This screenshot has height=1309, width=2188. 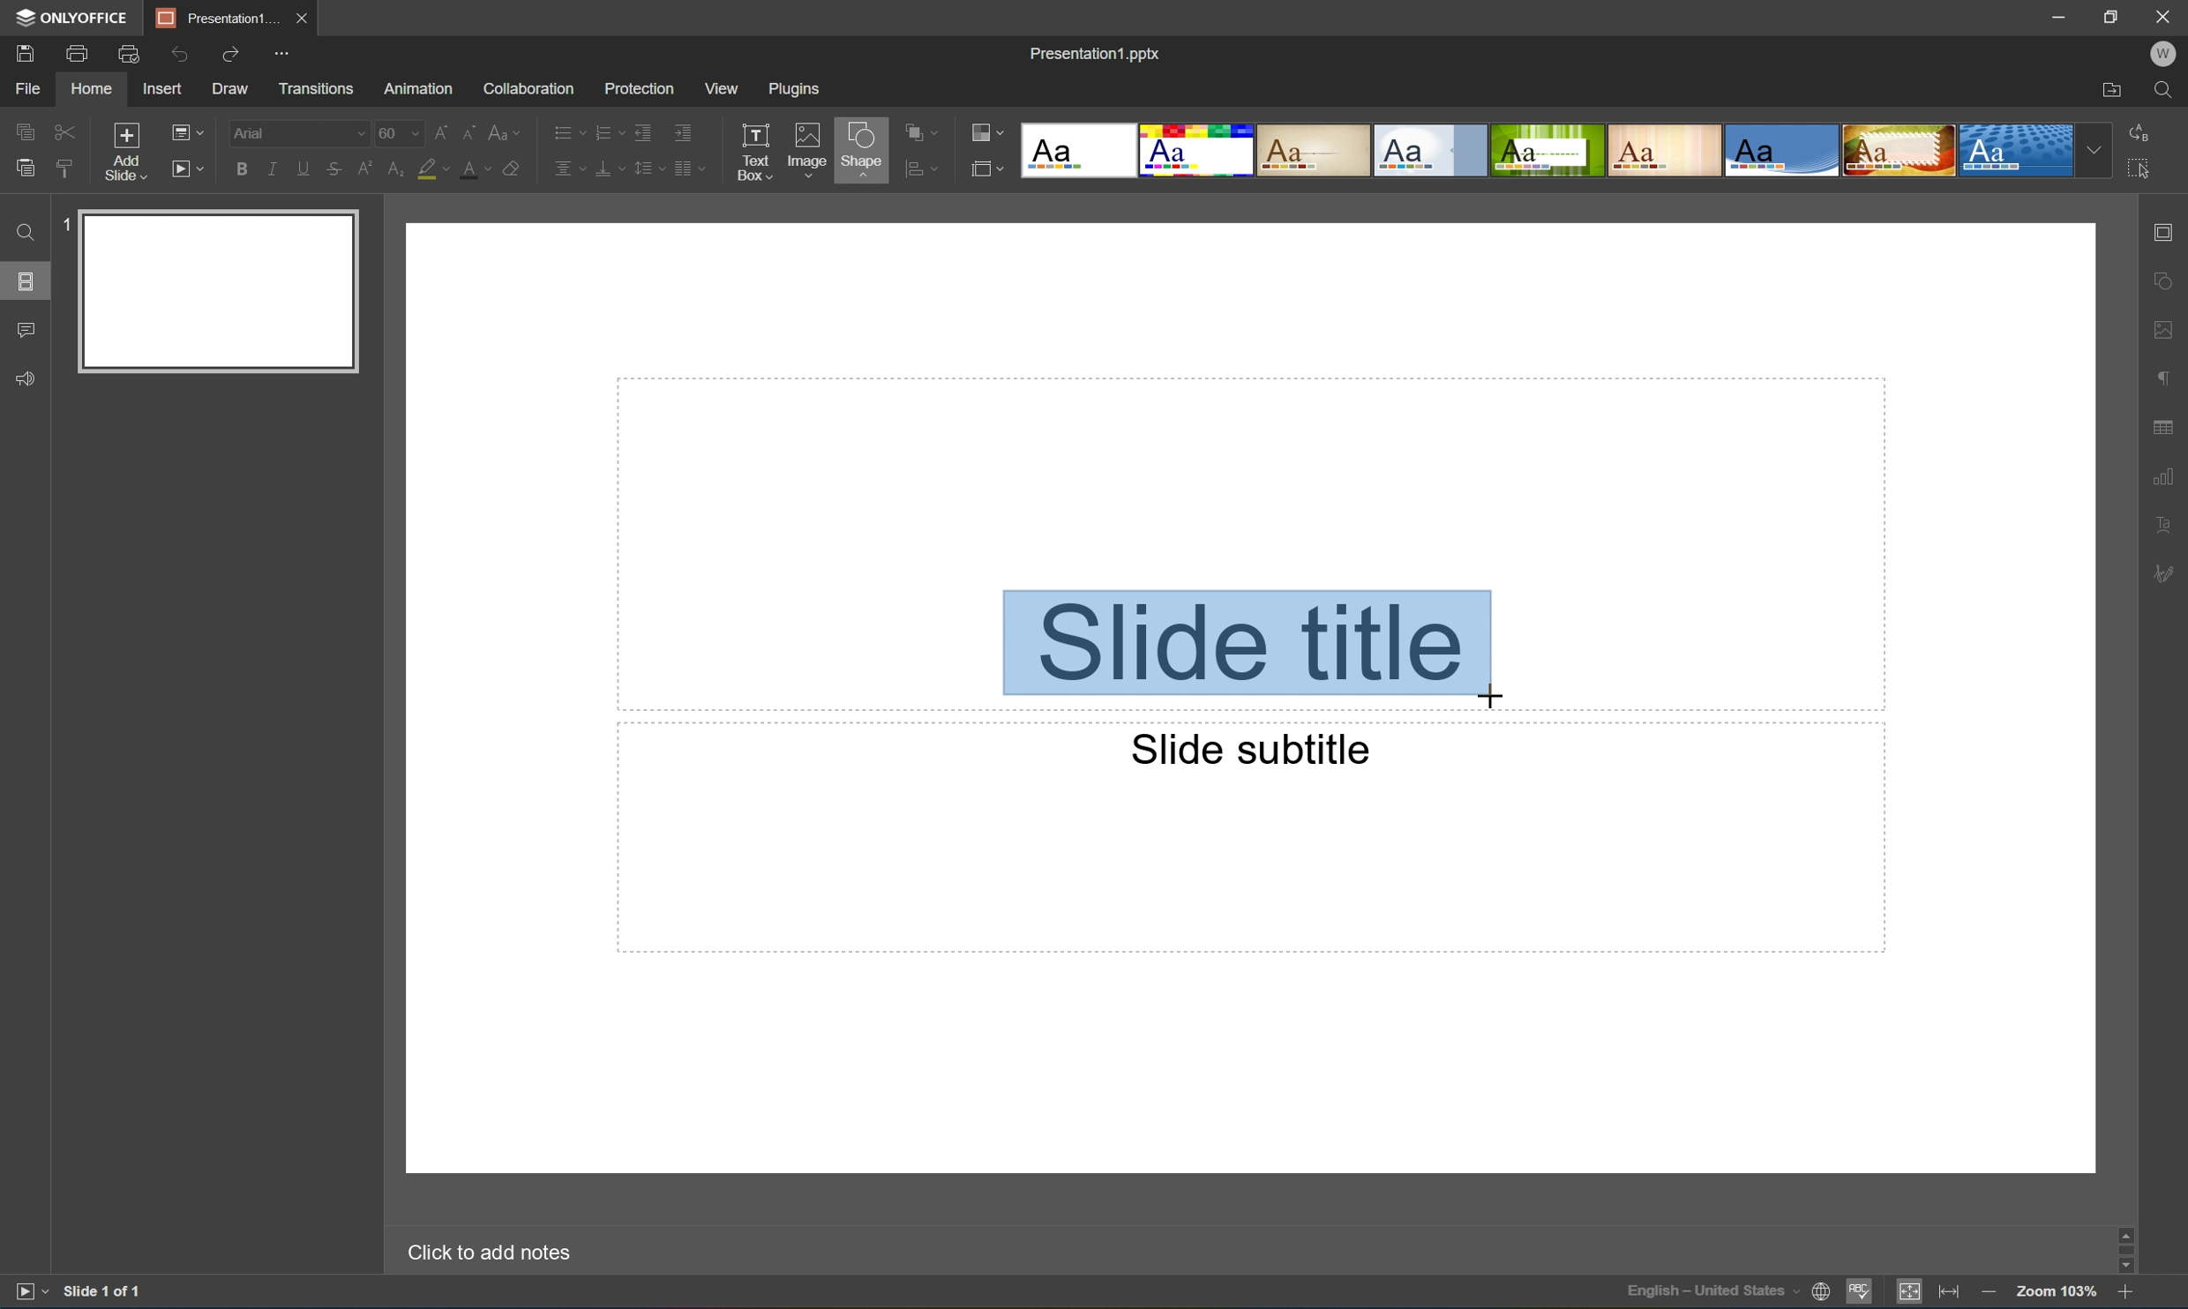 What do you see at coordinates (2056, 1291) in the screenshot?
I see `Zoom 103%` at bounding box center [2056, 1291].